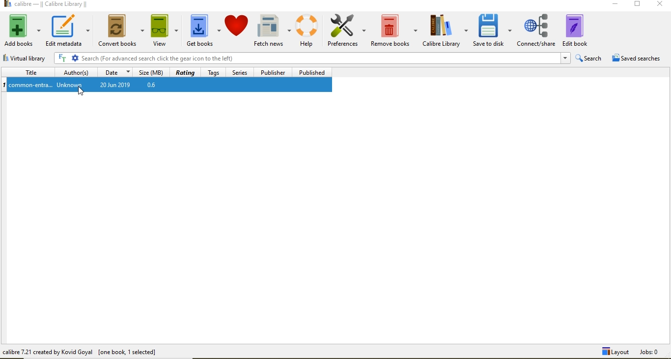 This screenshot has width=671, height=359. I want to click on published, so click(311, 73).